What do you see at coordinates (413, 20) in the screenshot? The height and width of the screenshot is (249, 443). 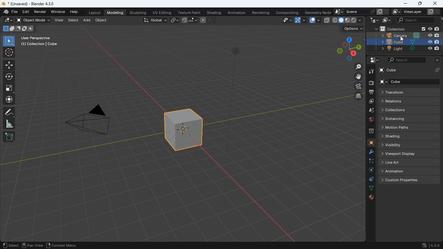 I see `search` at bounding box center [413, 20].